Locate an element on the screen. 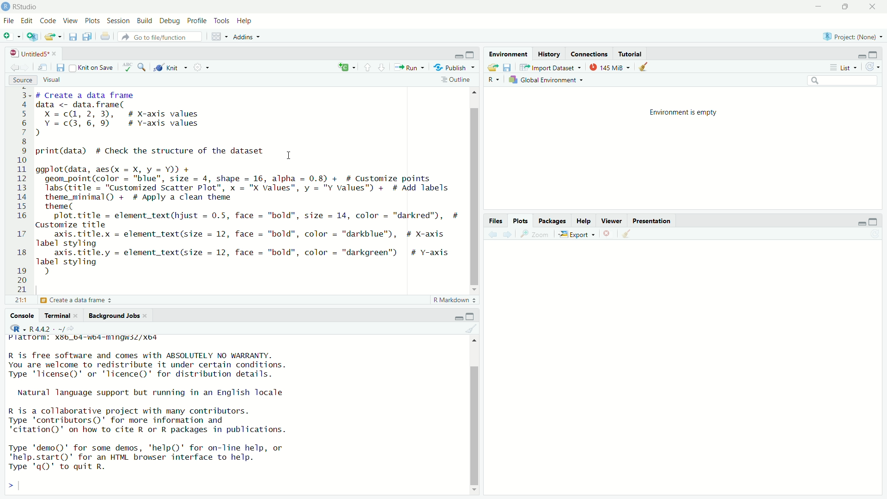 This screenshot has height=499, width=887. Console is located at coordinates (23, 316).